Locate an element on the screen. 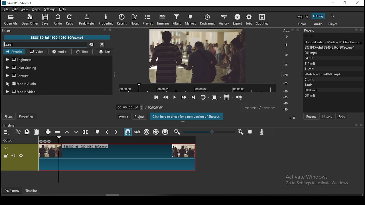  skip to the next point is located at coordinates (194, 97).